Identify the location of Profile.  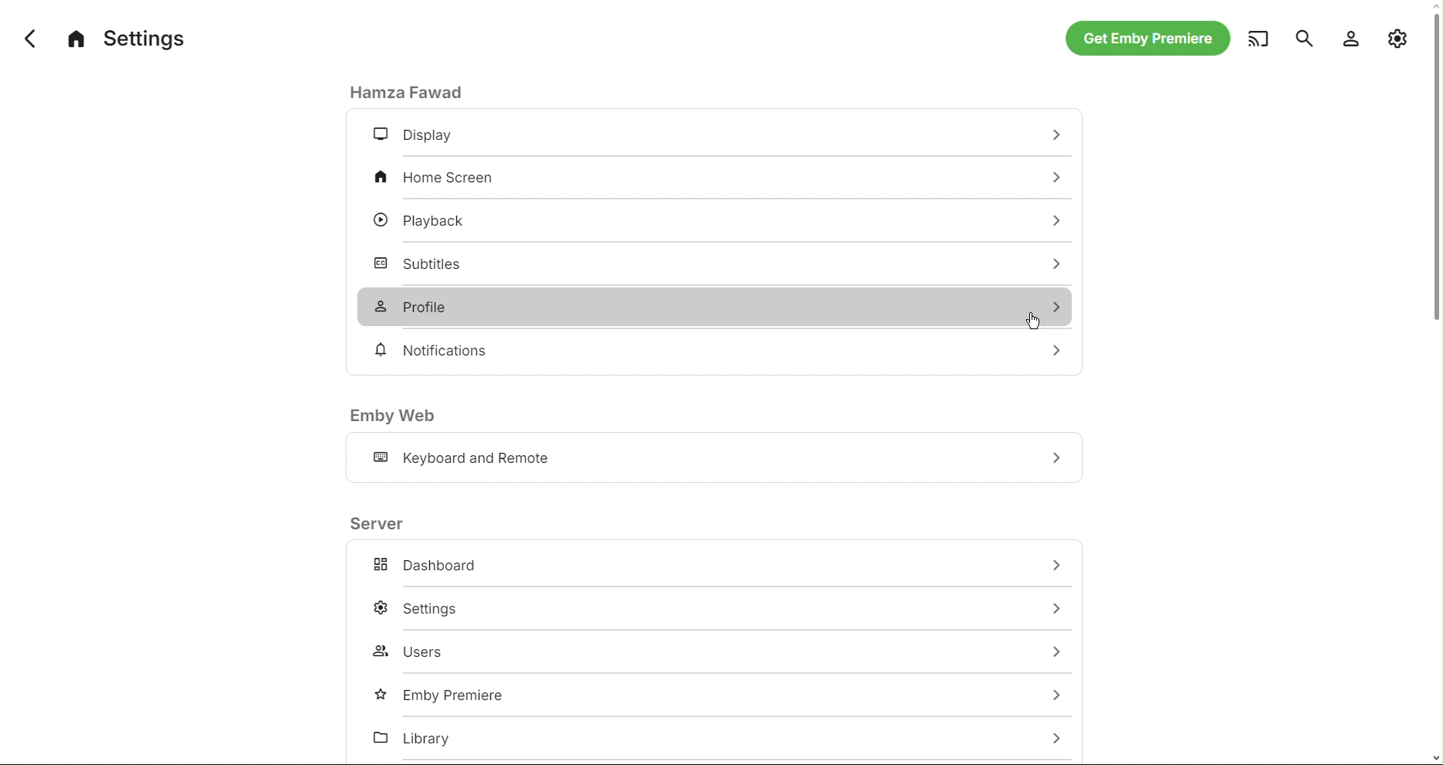
(420, 305).